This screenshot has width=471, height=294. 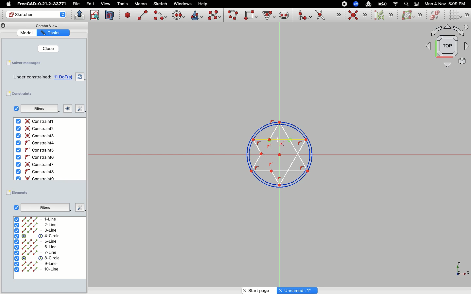 What do you see at coordinates (279, 141) in the screenshot?
I see `Cursor` at bounding box center [279, 141].